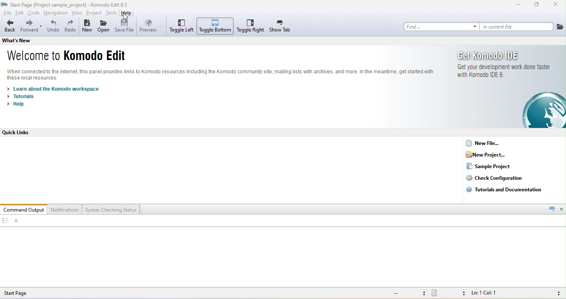 The height and width of the screenshot is (299, 566). Describe the element at coordinates (87, 27) in the screenshot. I see `new` at that location.